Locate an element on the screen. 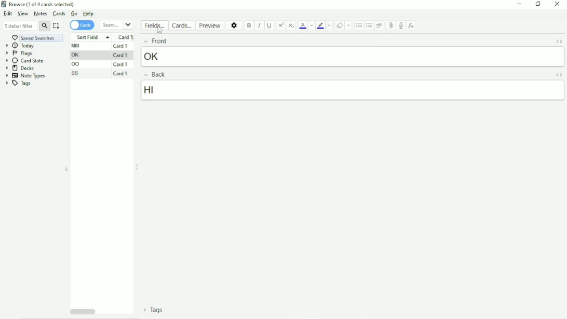 Image resolution: width=567 pixels, height=319 pixels. hi is located at coordinates (165, 90).